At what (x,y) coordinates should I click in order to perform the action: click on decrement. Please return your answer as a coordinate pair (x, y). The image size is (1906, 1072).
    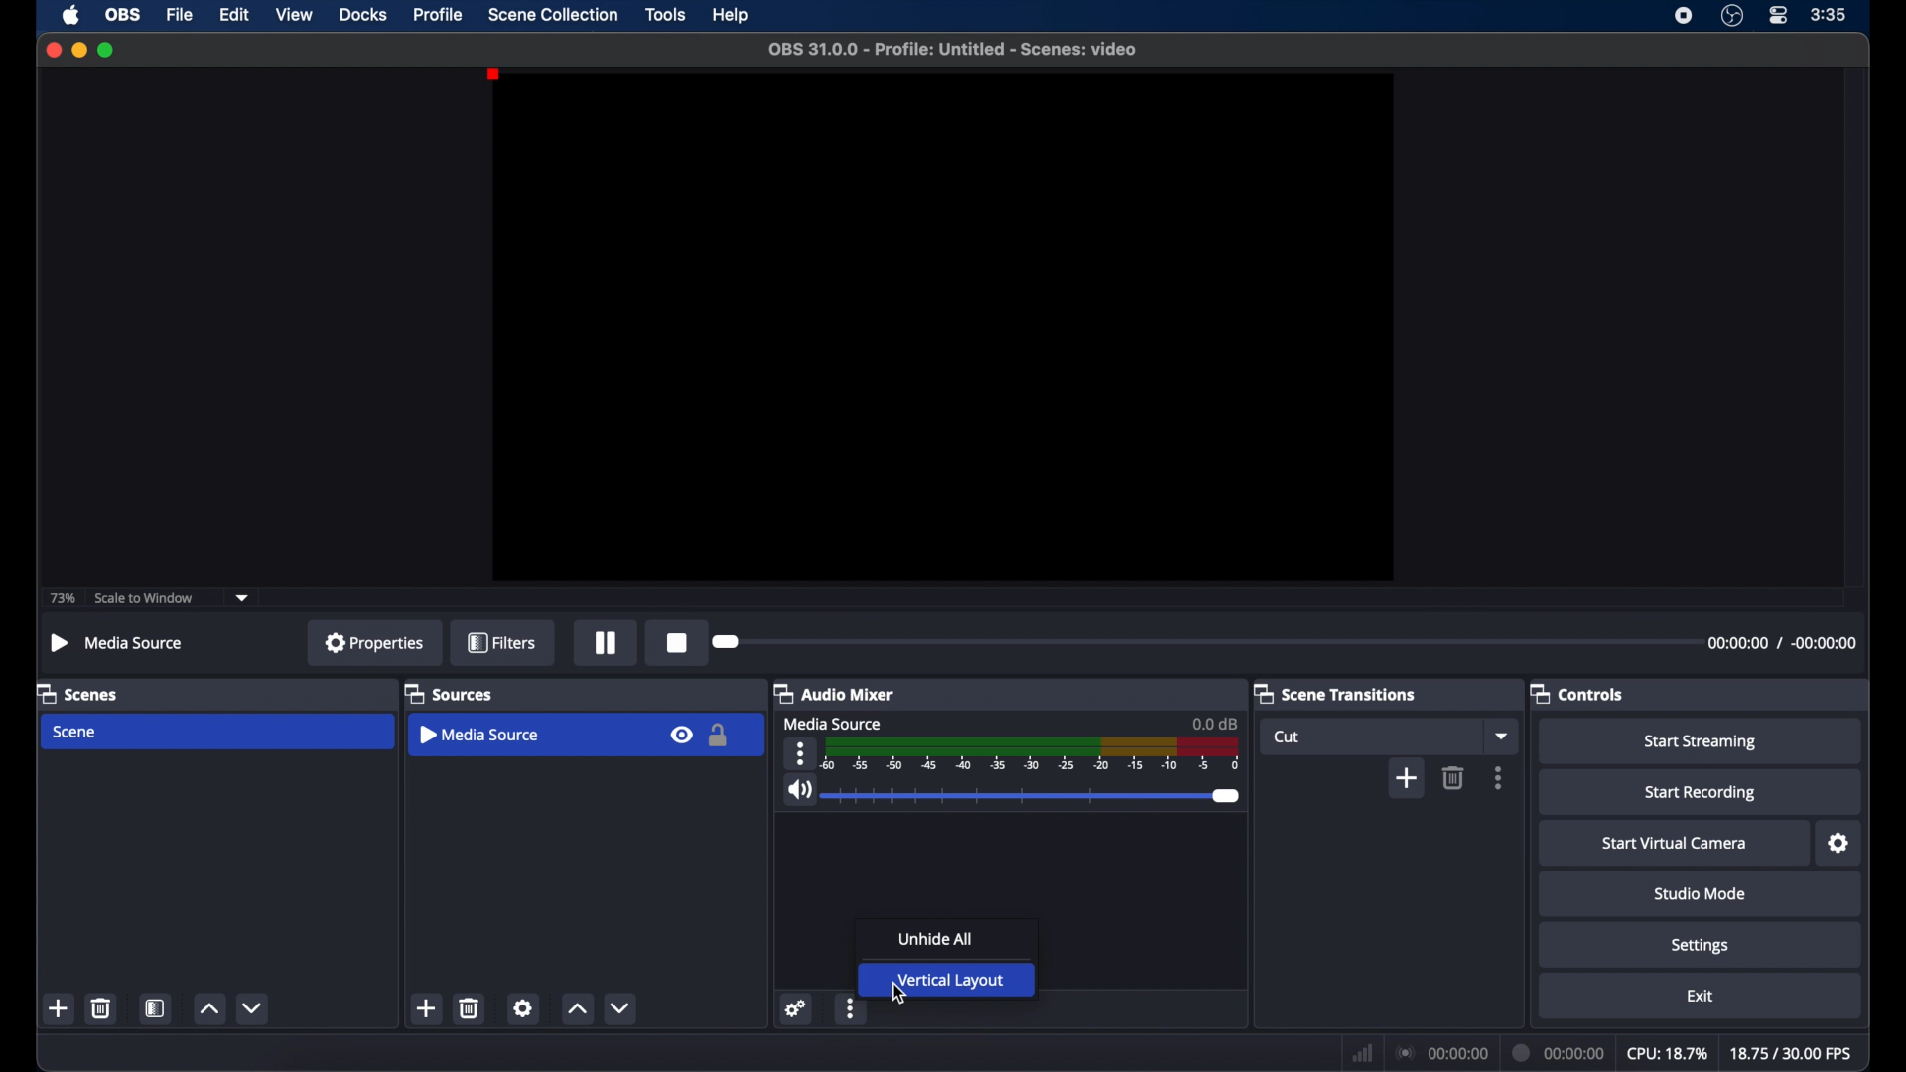
    Looking at the image, I should click on (252, 1007).